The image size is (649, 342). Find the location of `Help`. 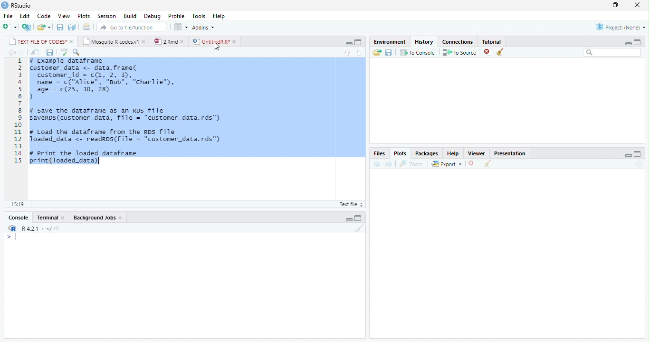

Help is located at coordinates (220, 16).